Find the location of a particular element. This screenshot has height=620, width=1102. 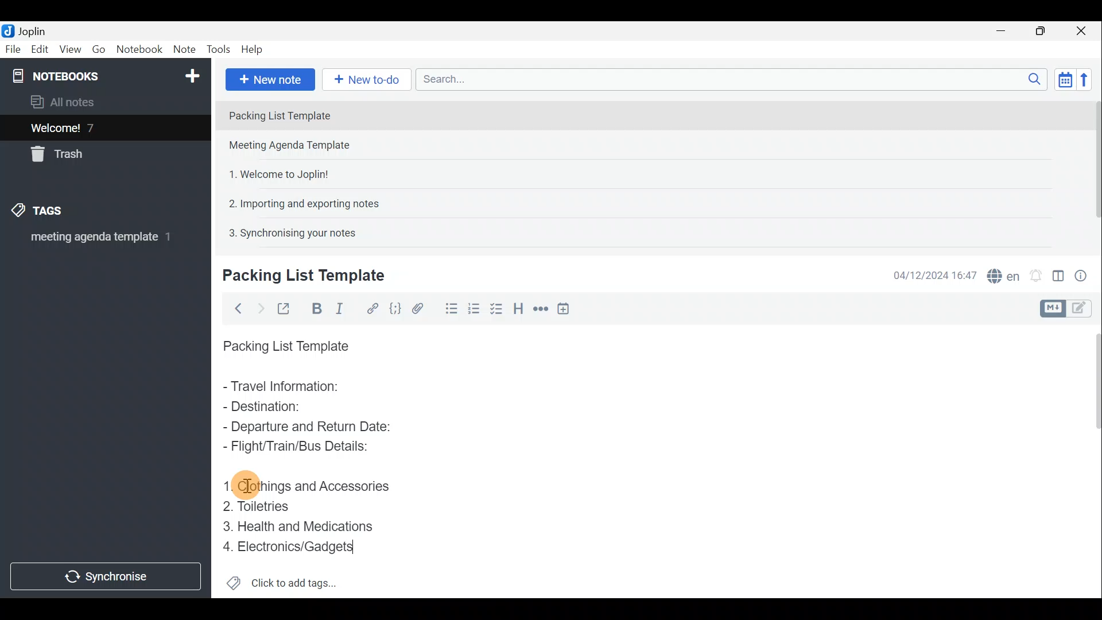

cursor is located at coordinates (246, 486).